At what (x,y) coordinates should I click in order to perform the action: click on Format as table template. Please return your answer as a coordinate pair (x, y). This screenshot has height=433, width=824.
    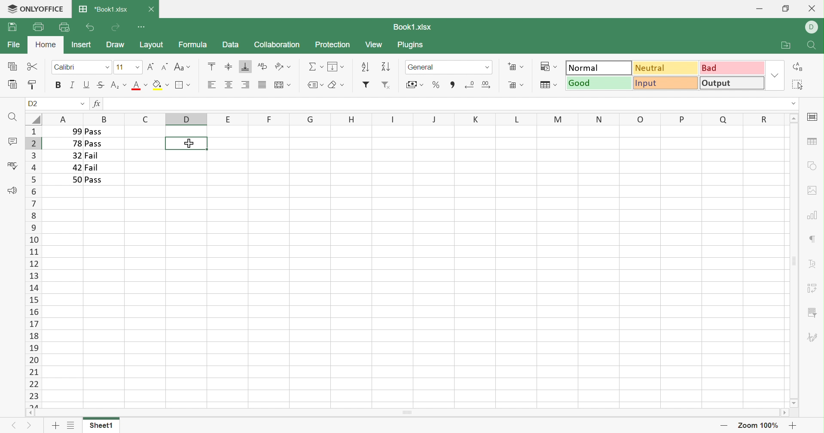
    Looking at the image, I should click on (547, 85).